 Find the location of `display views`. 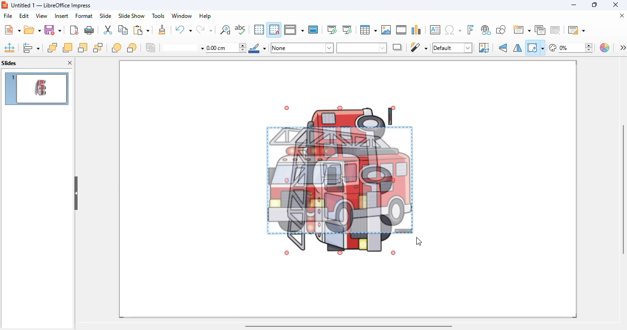

display views is located at coordinates (294, 29).